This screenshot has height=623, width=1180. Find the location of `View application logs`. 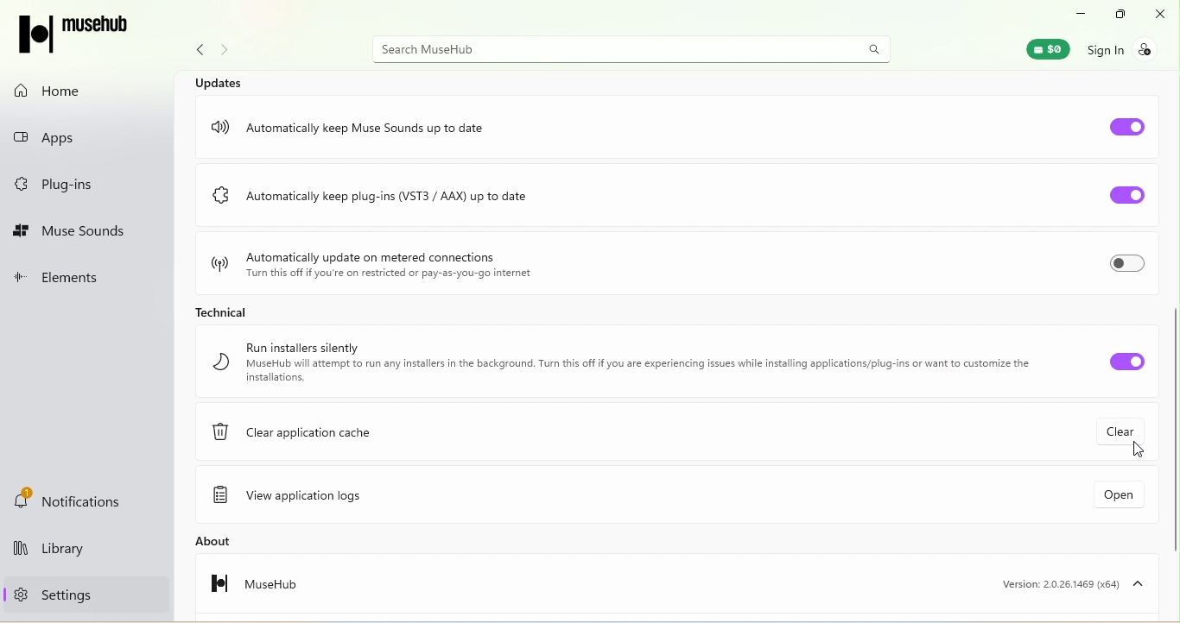

View application logs is located at coordinates (300, 497).